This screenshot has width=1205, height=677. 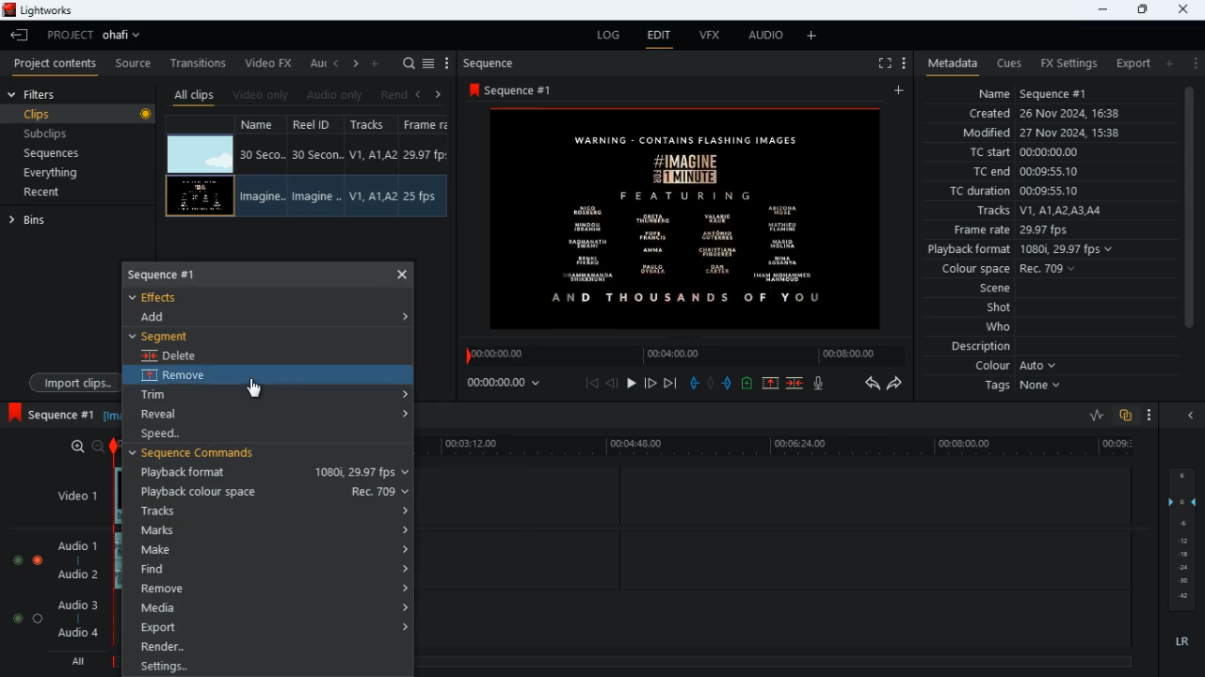 I want to click on layers, so click(x=1181, y=539).